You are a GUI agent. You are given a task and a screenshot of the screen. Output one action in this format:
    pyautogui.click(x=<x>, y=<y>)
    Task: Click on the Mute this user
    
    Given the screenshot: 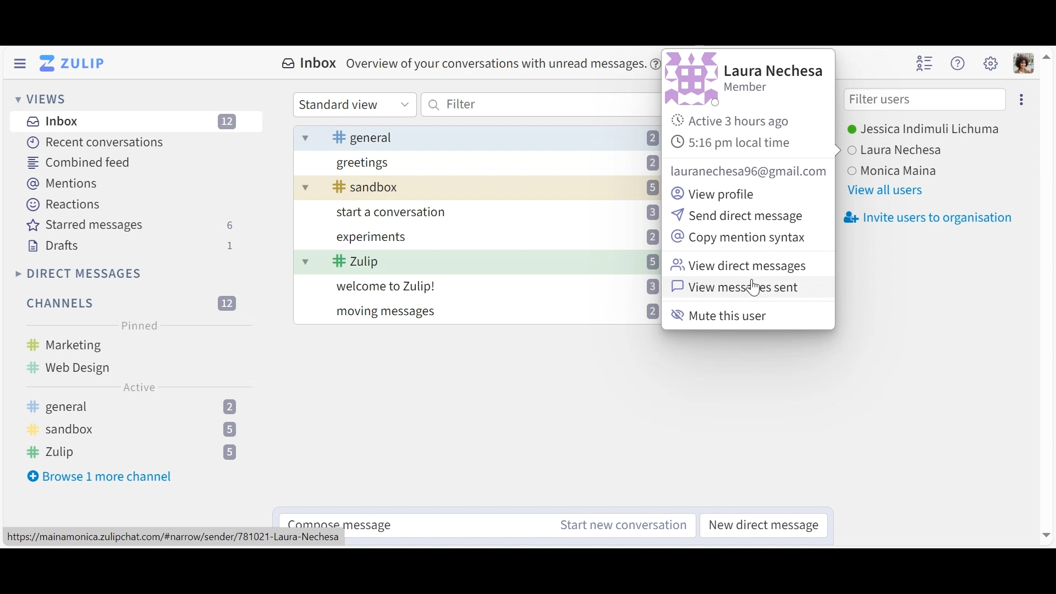 What is the action you would take?
    pyautogui.click(x=721, y=315)
    